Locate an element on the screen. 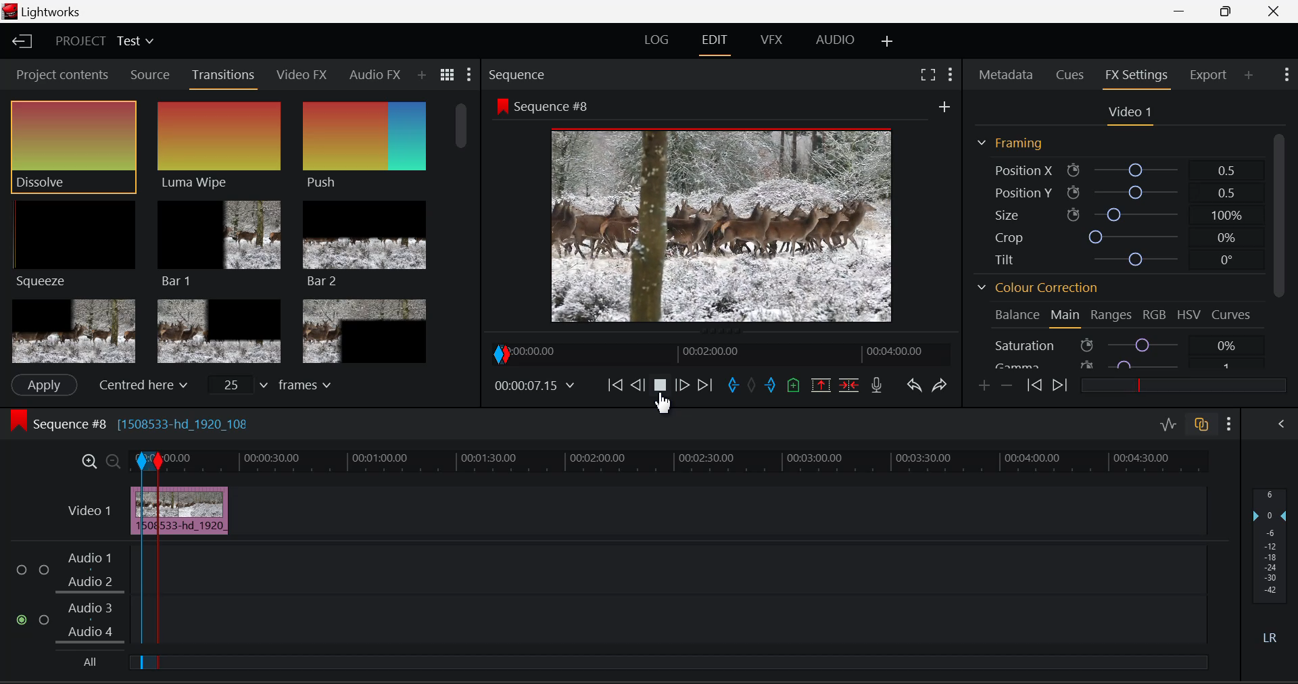  Cursor on Play is located at coordinates (660, 389).